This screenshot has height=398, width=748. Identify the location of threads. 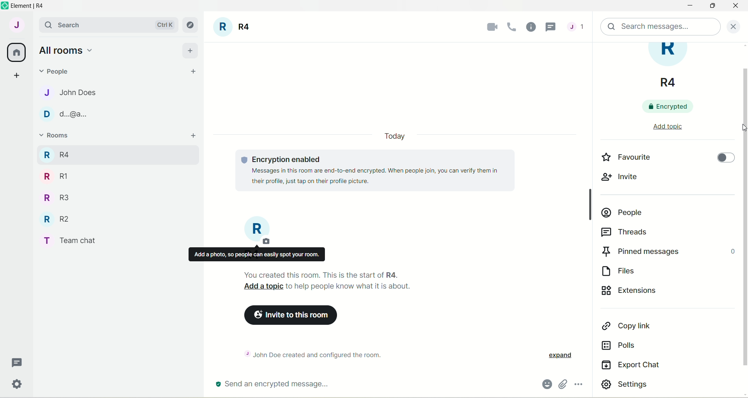
(18, 363).